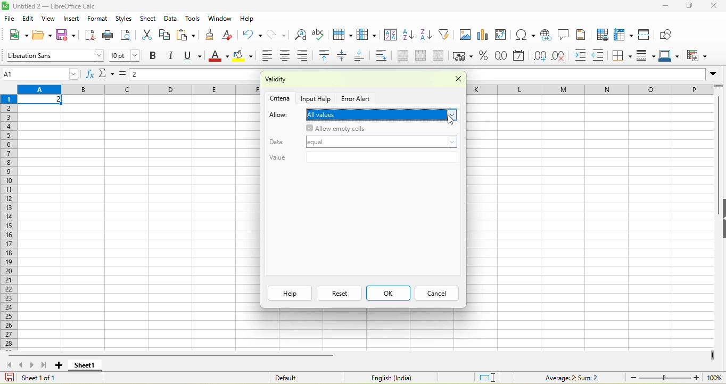  I want to click on sort descending, so click(427, 36).